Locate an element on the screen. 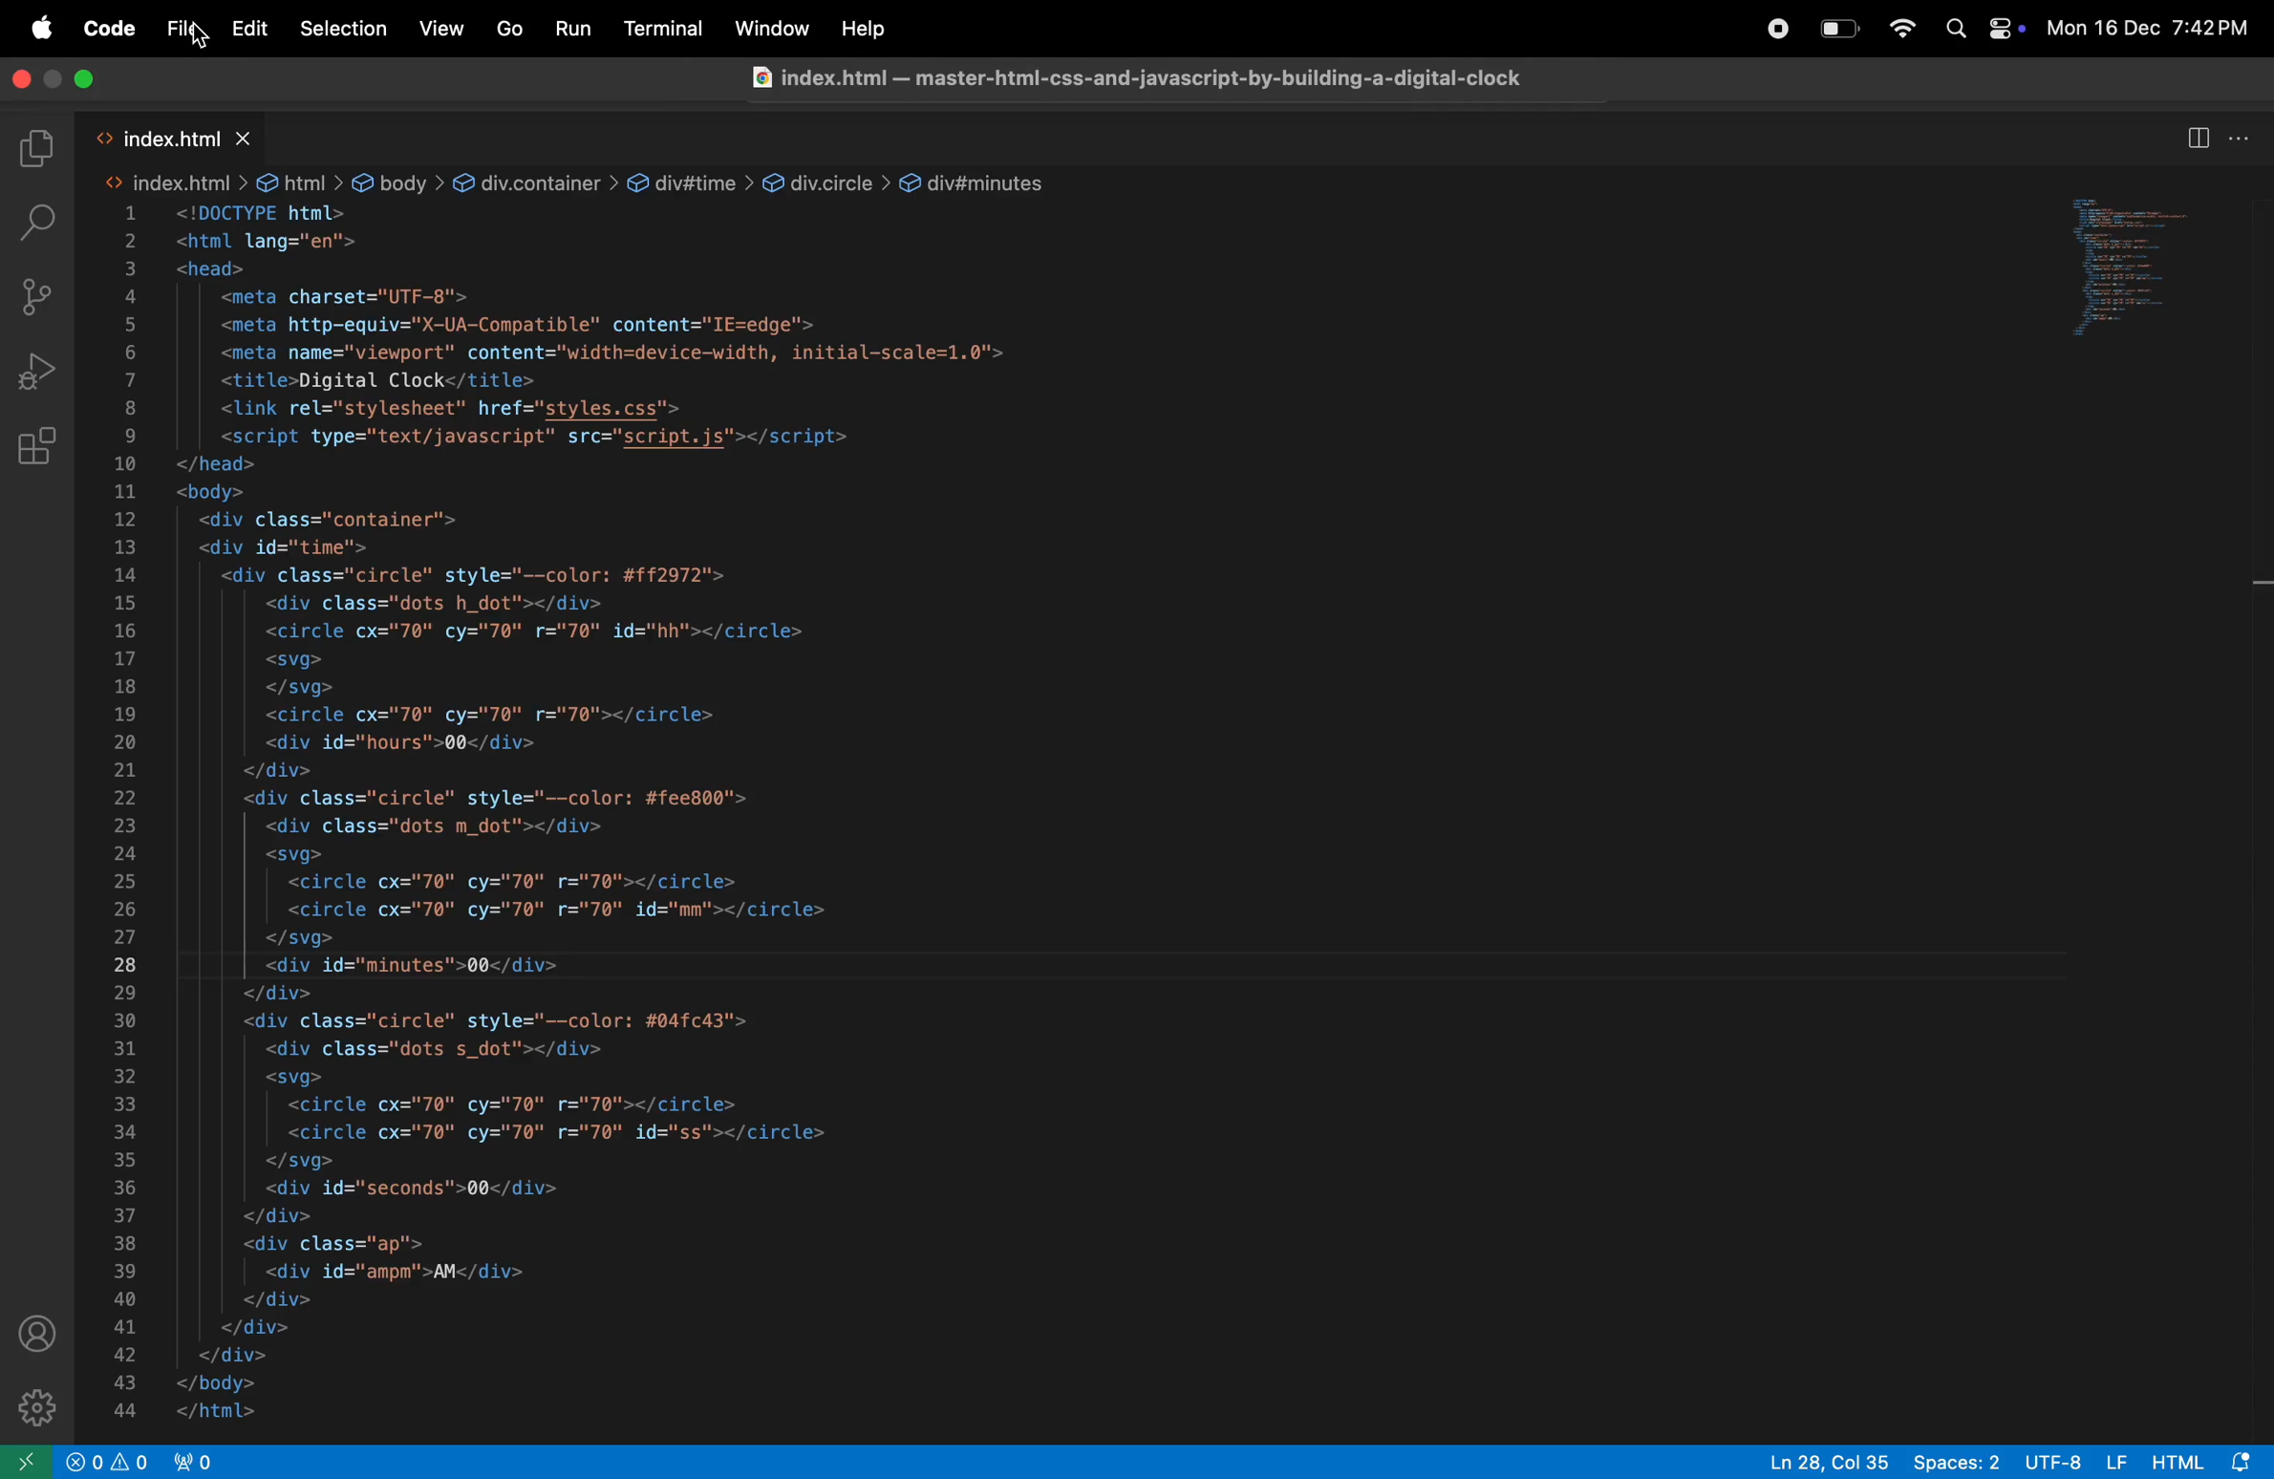  Line Number is located at coordinates (127, 818).